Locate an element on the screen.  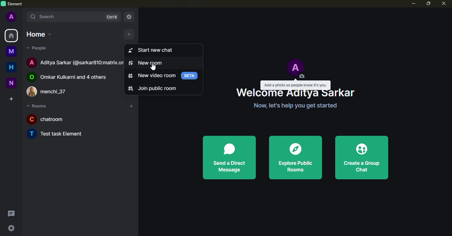
new is located at coordinates (12, 83).